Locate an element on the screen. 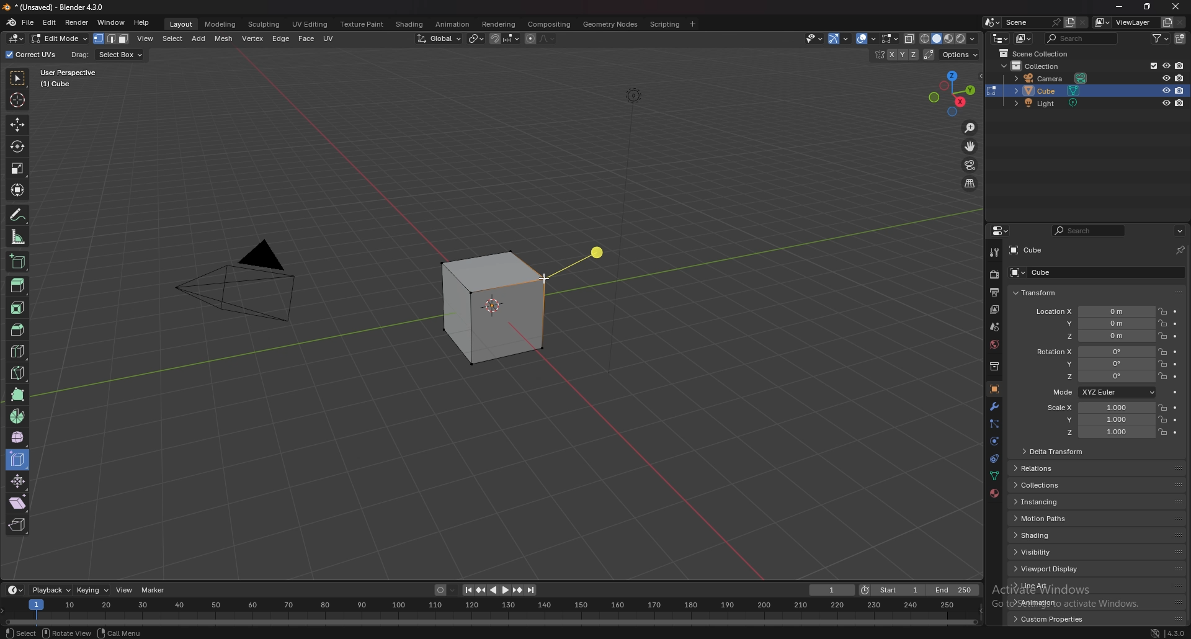 Image resolution: width=1191 pixels, height=639 pixels. animate property is located at coordinates (1174, 391).